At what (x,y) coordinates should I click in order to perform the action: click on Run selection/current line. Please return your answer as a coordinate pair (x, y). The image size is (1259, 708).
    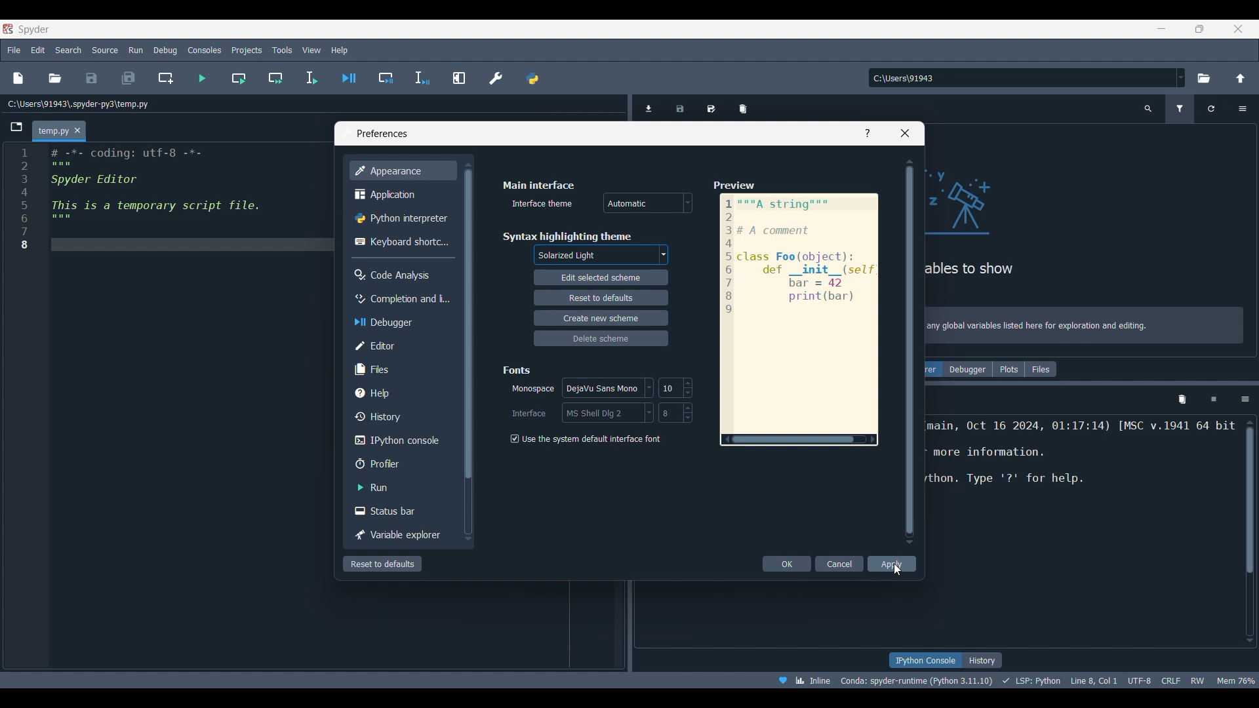
    Looking at the image, I should click on (311, 78).